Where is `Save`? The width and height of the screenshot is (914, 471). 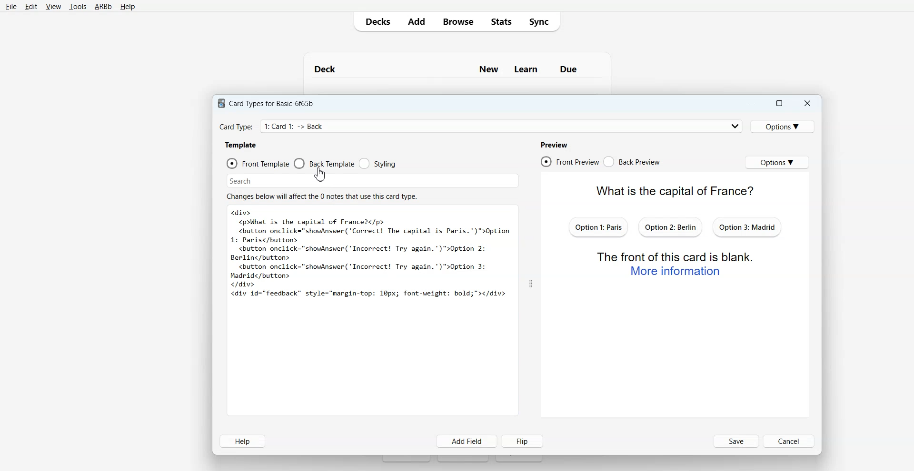
Save is located at coordinates (736, 441).